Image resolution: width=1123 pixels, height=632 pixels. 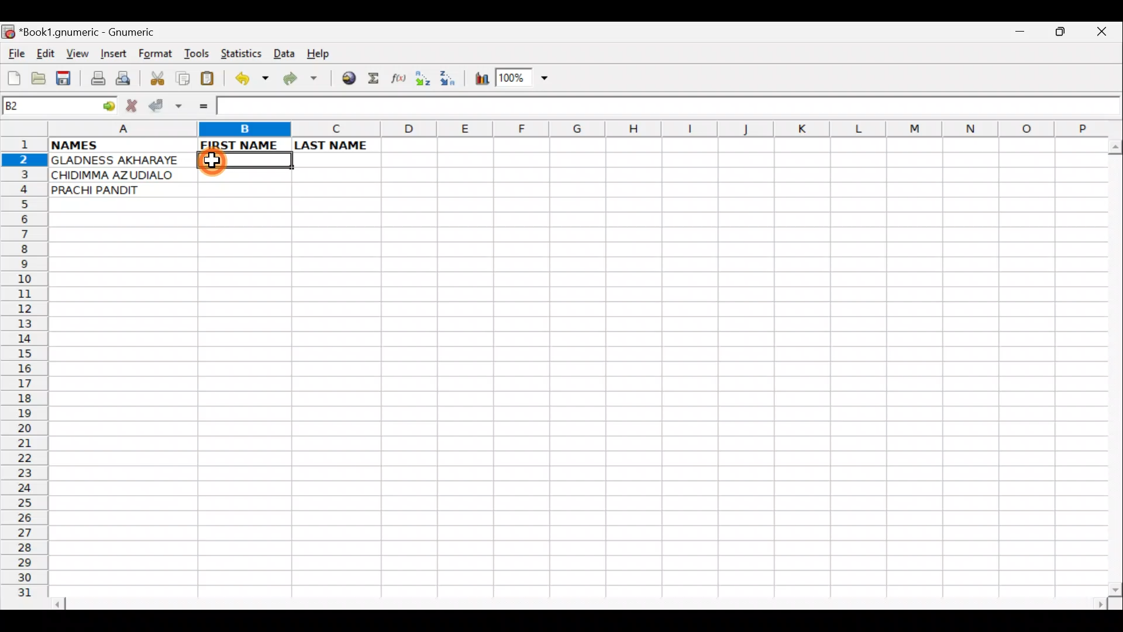 What do you see at coordinates (120, 160) in the screenshot?
I see `GLADNESS AKHARAYE` at bounding box center [120, 160].